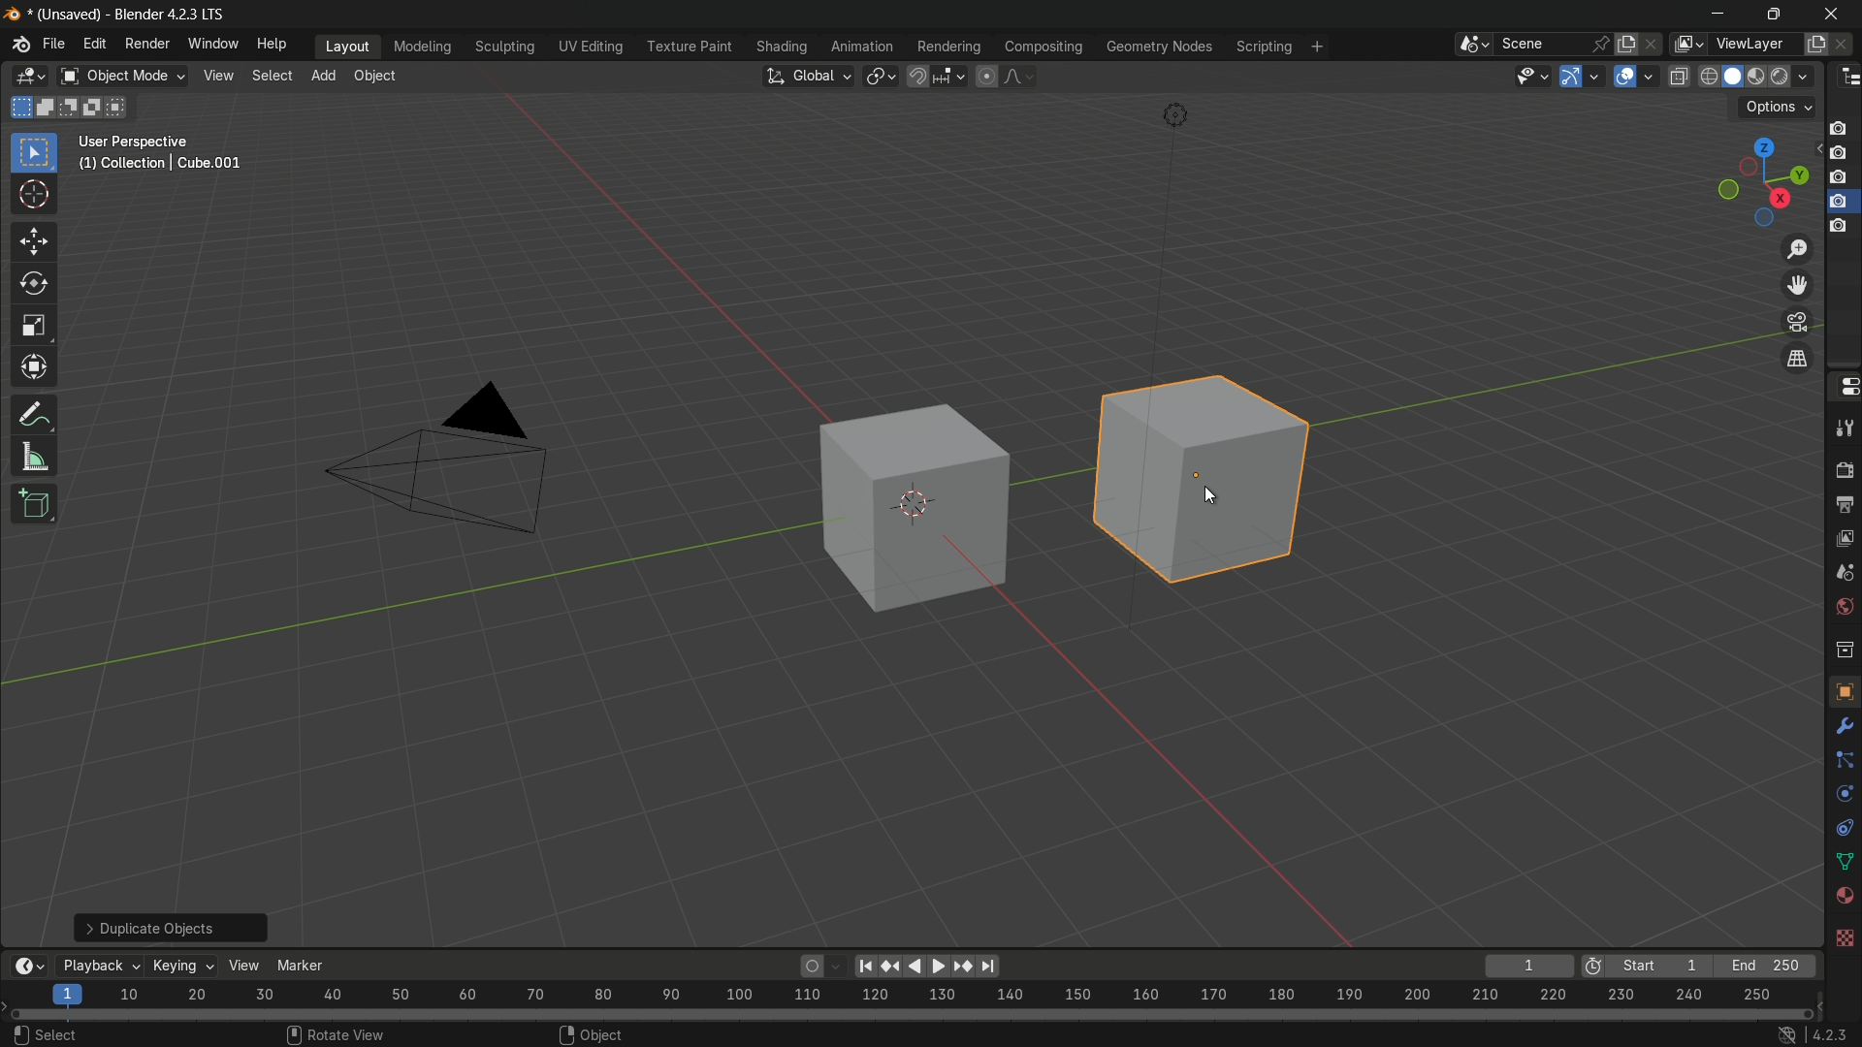 The height and width of the screenshot is (1047, 1862). What do you see at coordinates (1846, 79) in the screenshot?
I see `editor type` at bounding box center [1846, 79].